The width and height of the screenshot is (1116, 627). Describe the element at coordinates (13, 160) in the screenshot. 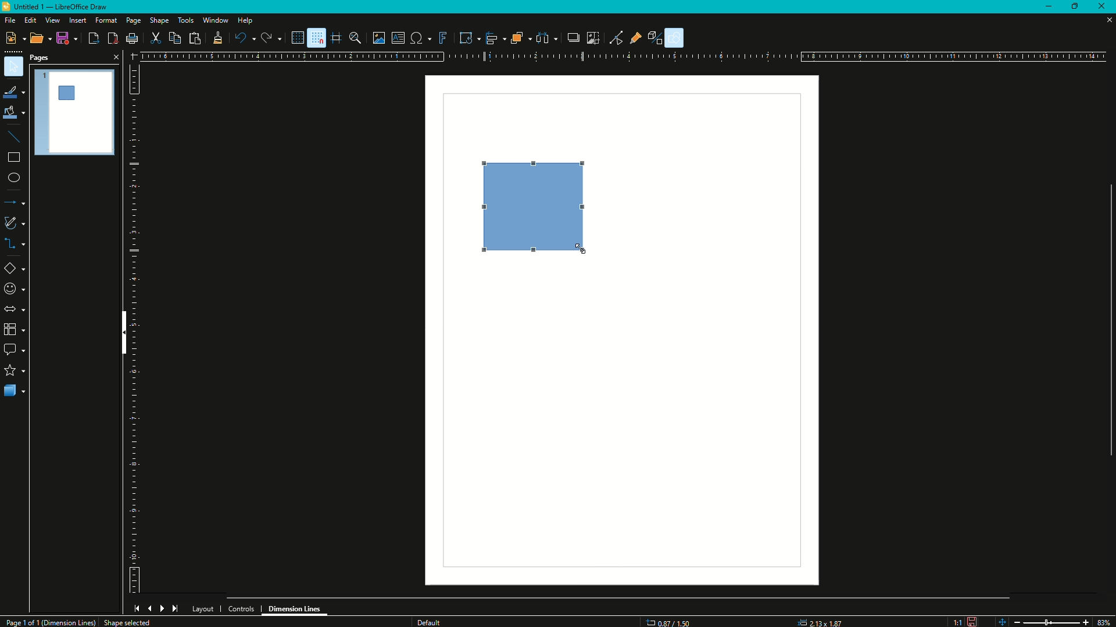

I see `Rectangle` at that location.